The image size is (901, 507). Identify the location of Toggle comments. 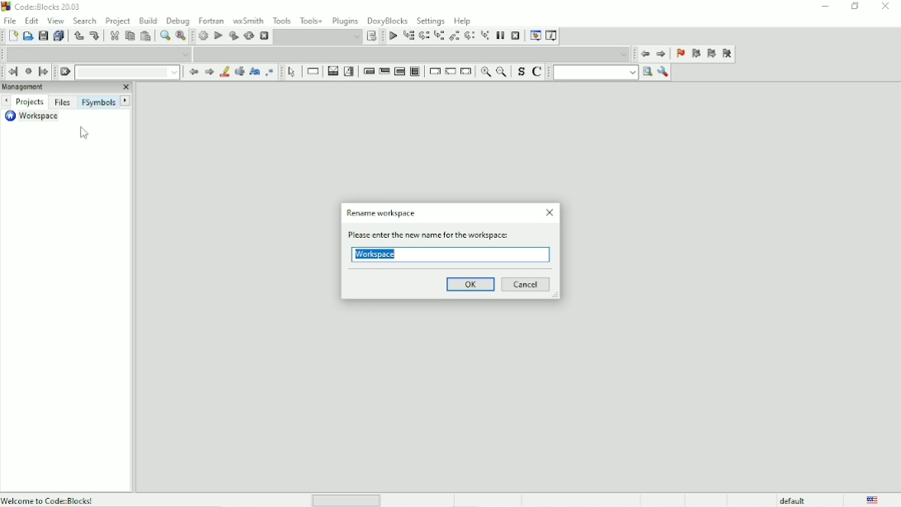
(539, 72).